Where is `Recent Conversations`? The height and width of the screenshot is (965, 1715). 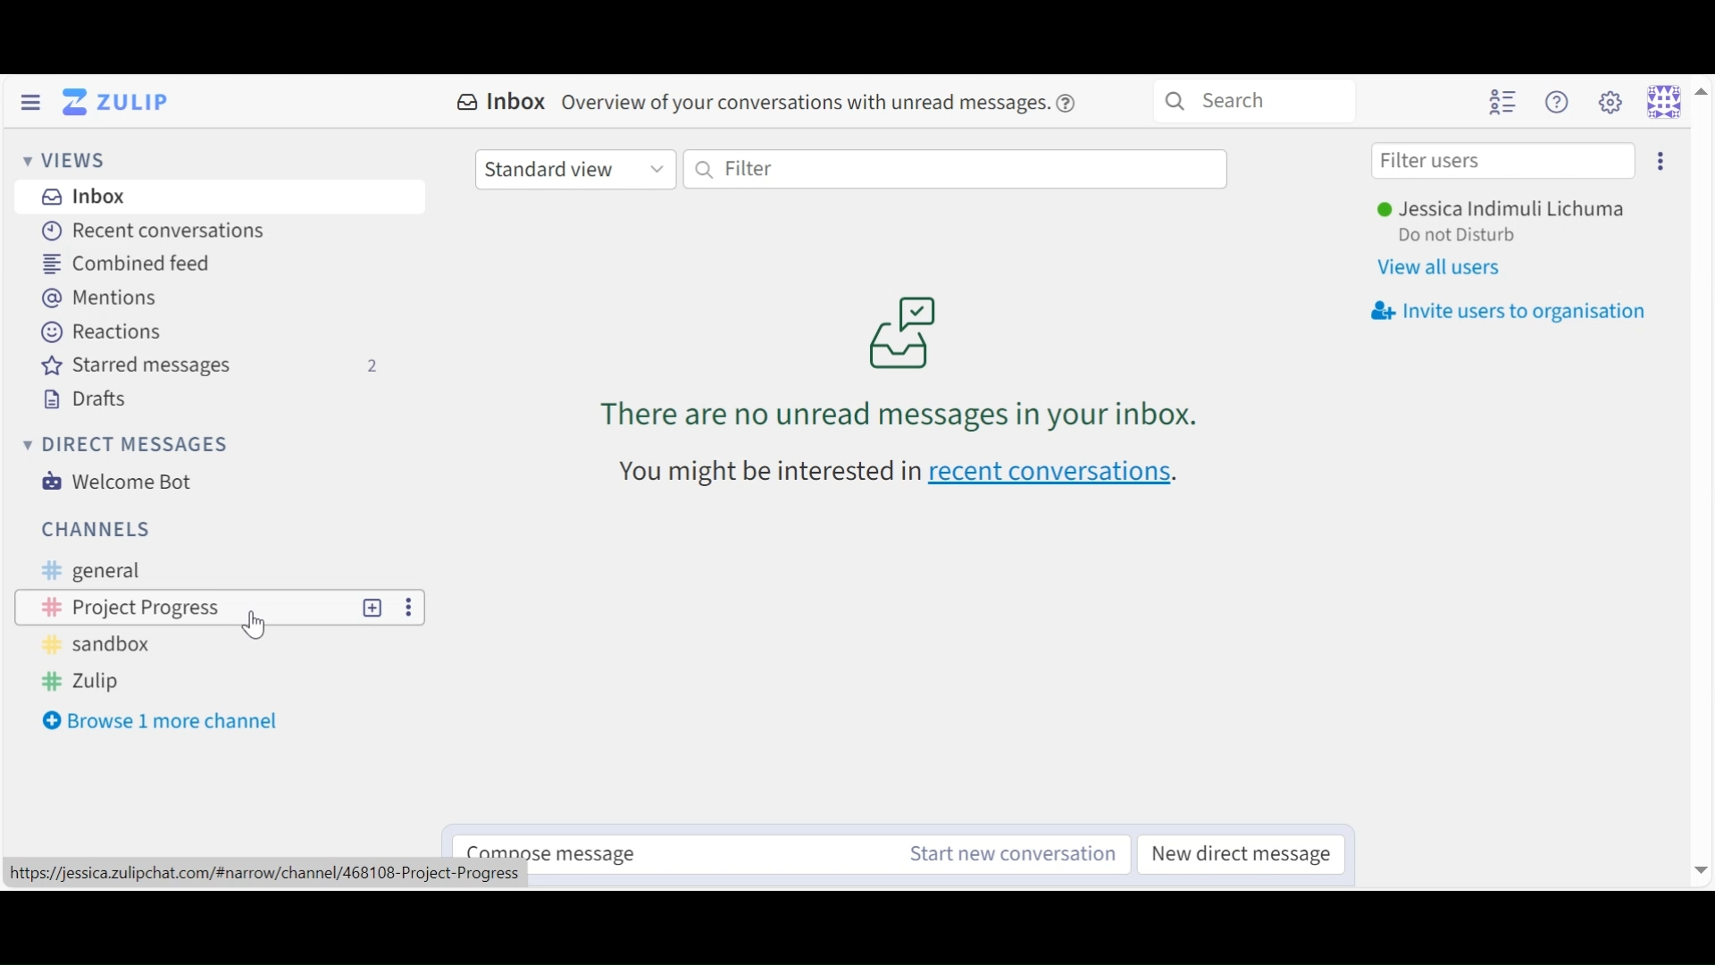 Recent Conversations is located at coordinates (152, 232).